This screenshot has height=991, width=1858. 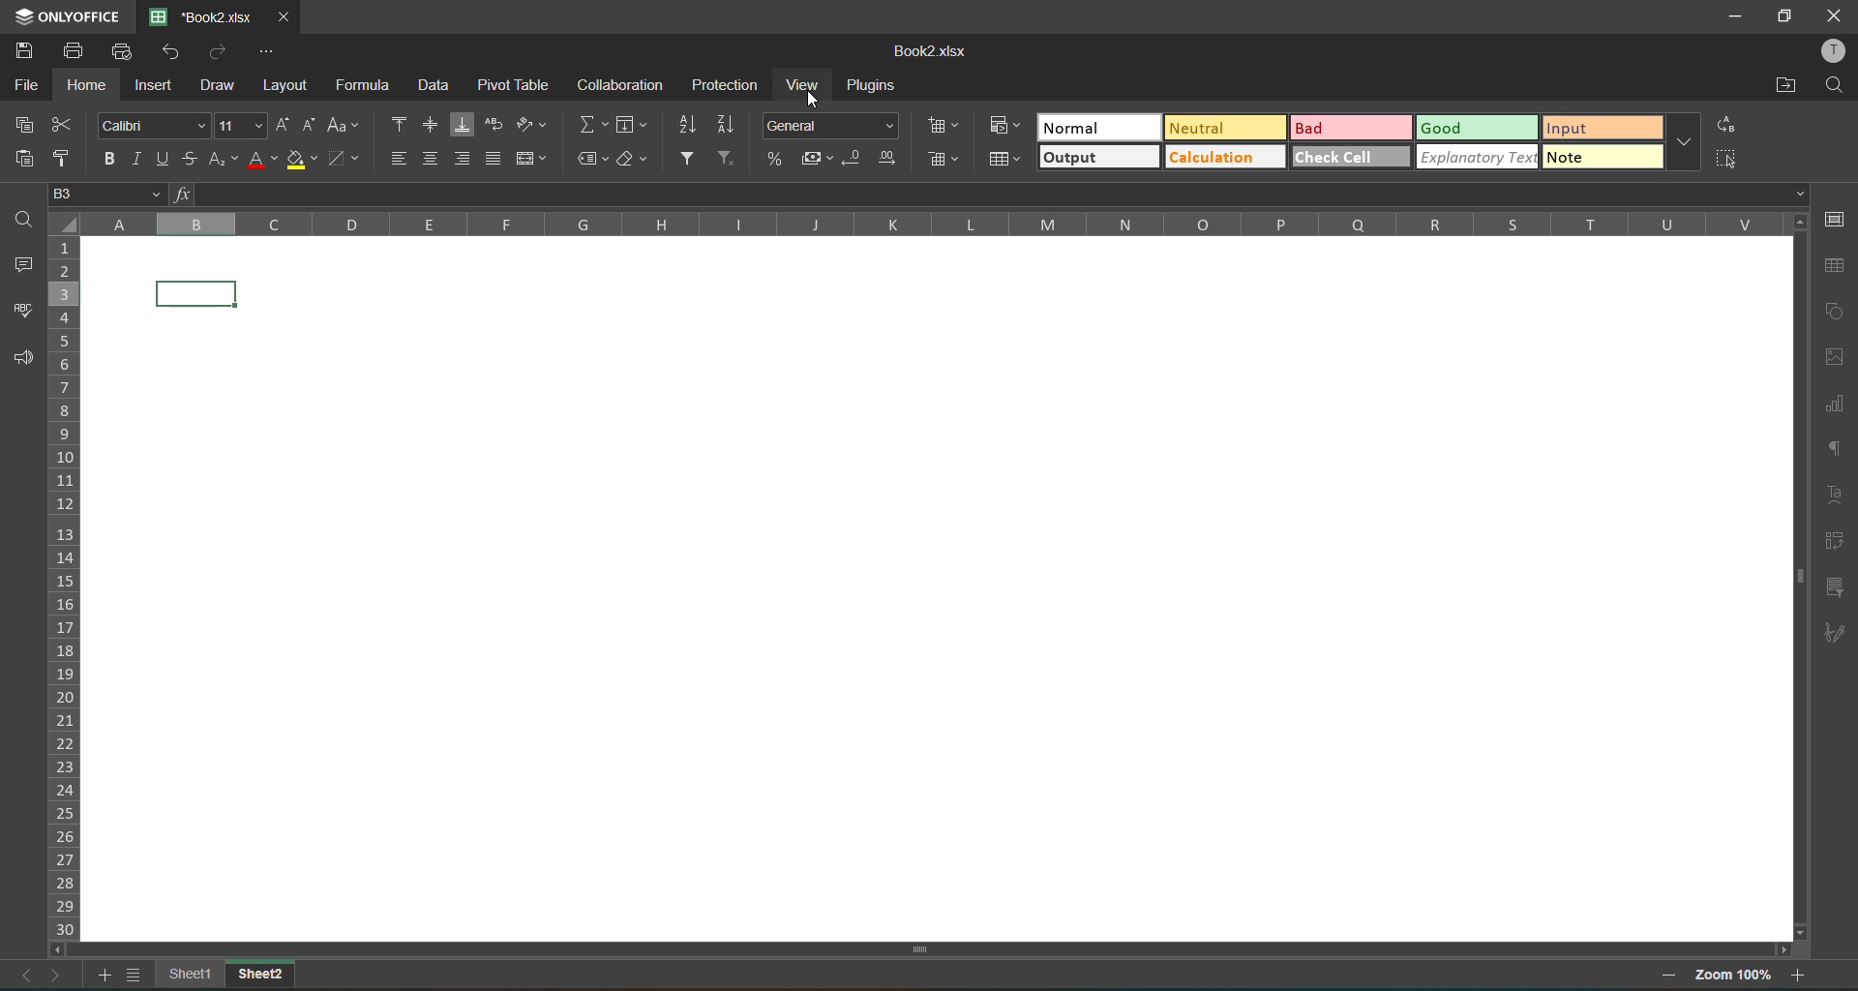 I want to click on row numbers, so click(x=69, y=586).